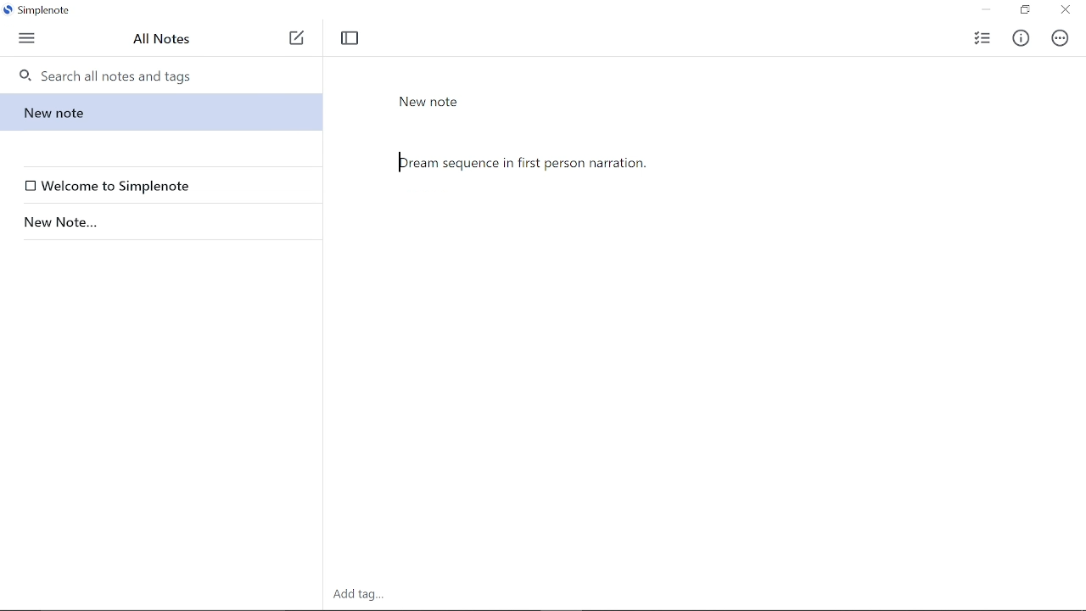  Describe the element at coordinates (167, 75) in the screenshot. I see `Search all notes and tags` at that location.